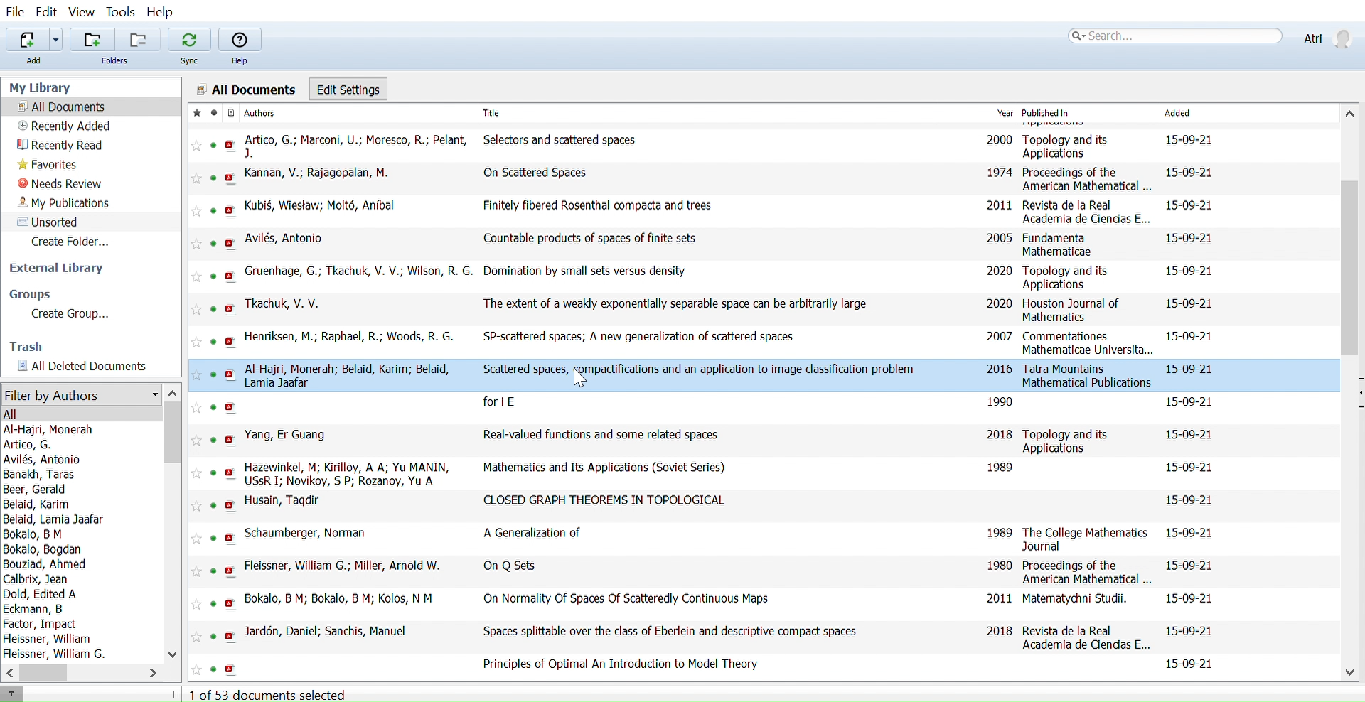 Image resolution: width=1365 pixels, height=702 pixels. I want to click on Sync, so click(190, 46).